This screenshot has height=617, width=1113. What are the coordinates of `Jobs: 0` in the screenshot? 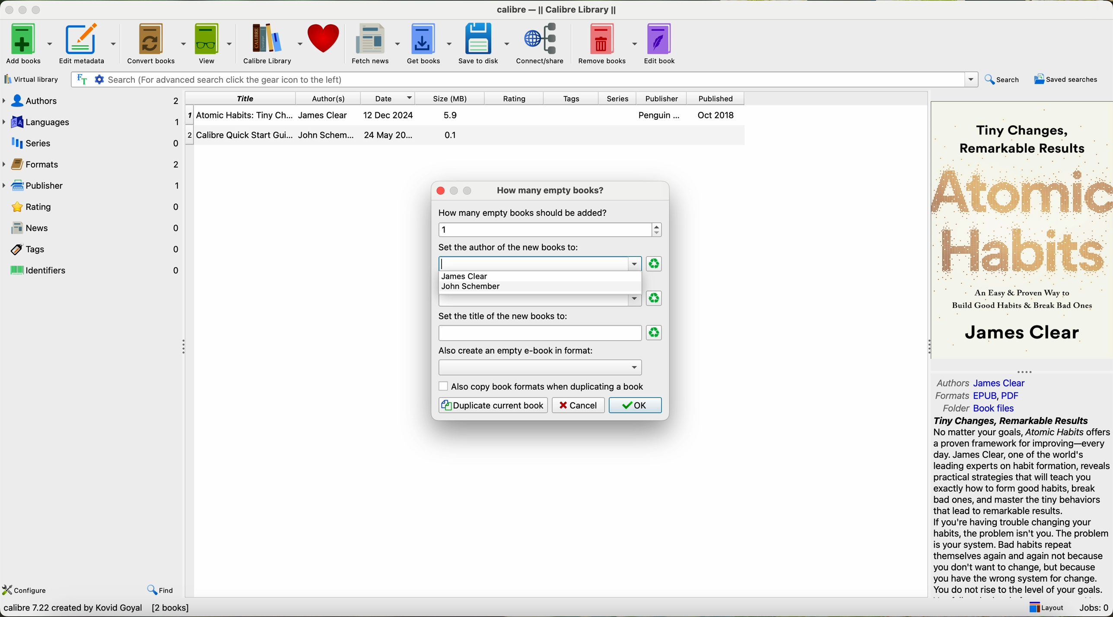 It's located at (1092, 609).